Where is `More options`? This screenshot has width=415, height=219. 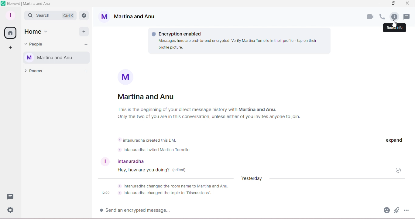 More options is located at coordinates (408, 211).